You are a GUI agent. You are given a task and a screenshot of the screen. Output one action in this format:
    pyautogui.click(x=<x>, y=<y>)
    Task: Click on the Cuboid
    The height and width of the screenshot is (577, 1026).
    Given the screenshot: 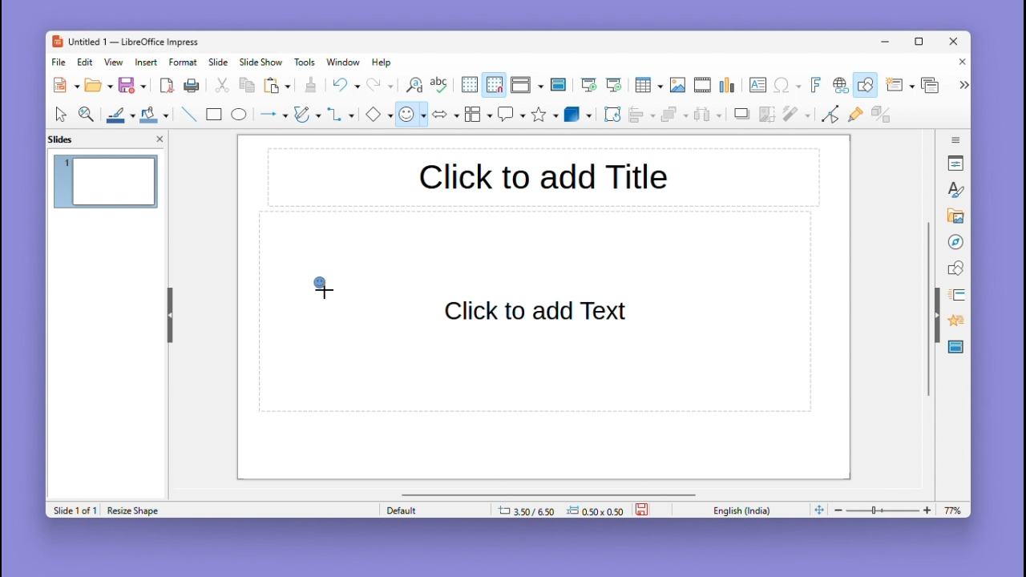 What is the action you would take?
    pyautogui.click(x=578, y=115)
    